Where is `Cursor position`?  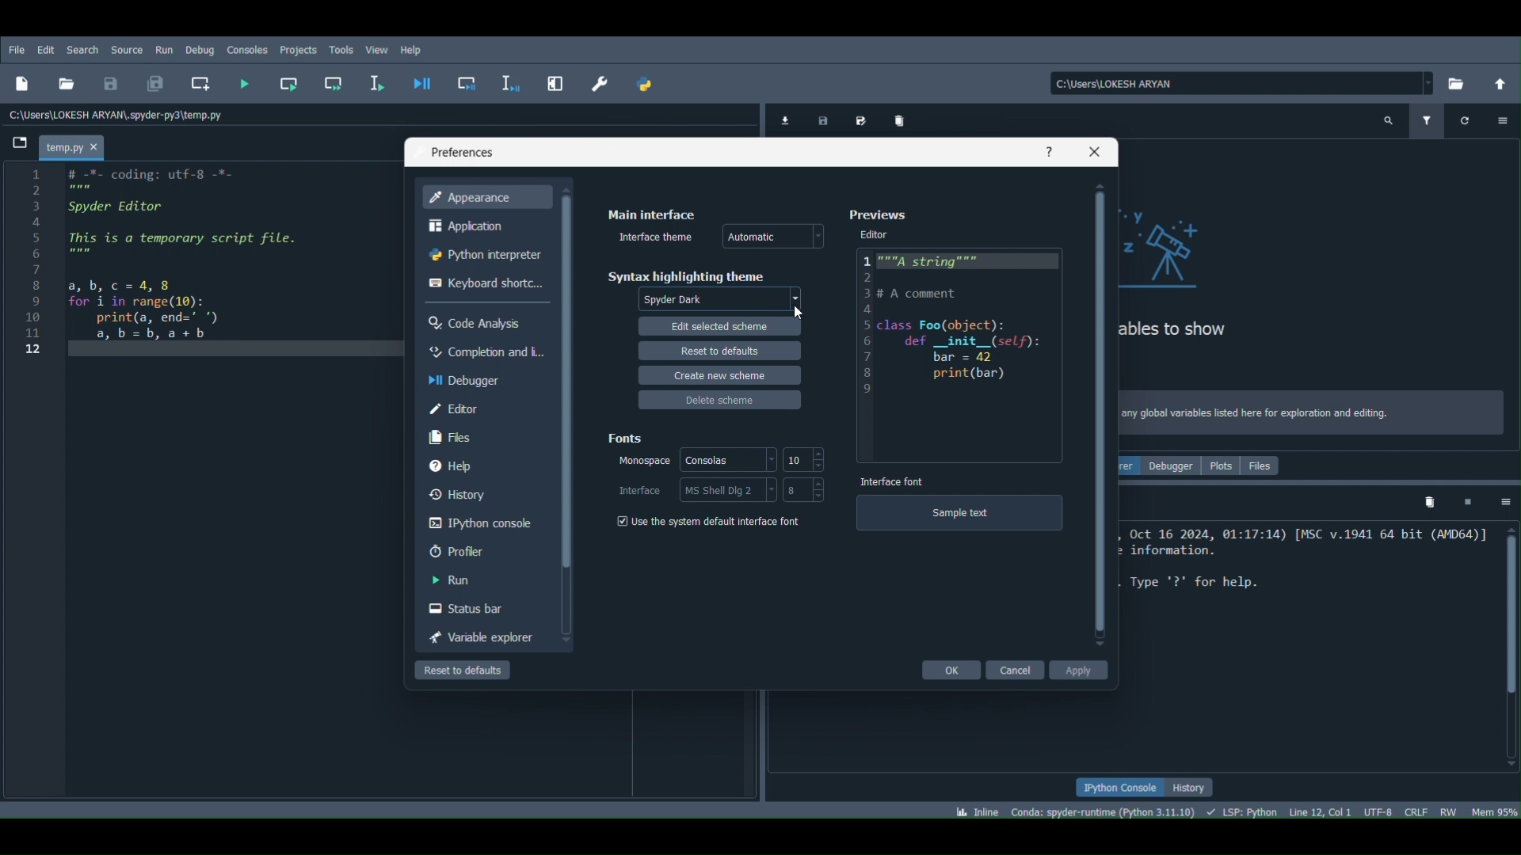 Cursor position is located at coordinates (1320, 809).